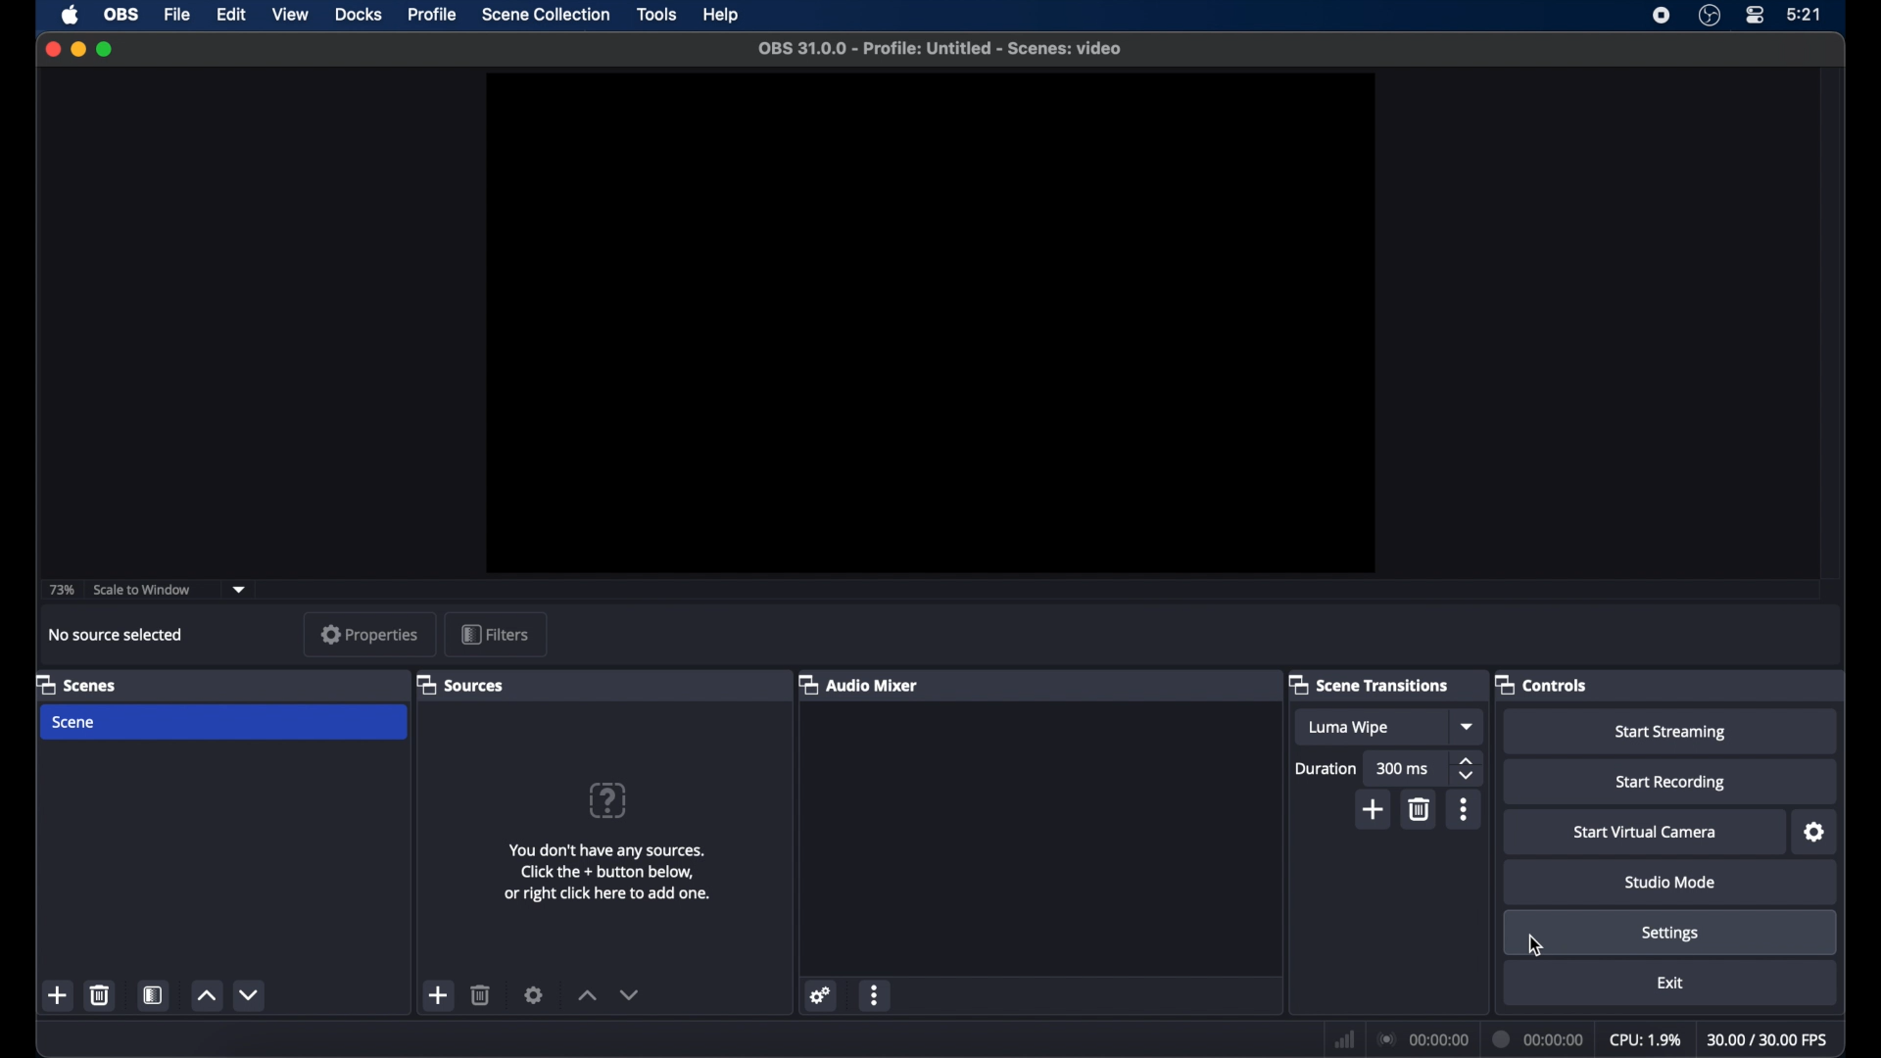 The height and width of the screenshot is (1058, 1881). Describe the element at coordinates (1815, 833) in the screenshot. I see `settings` at that location.